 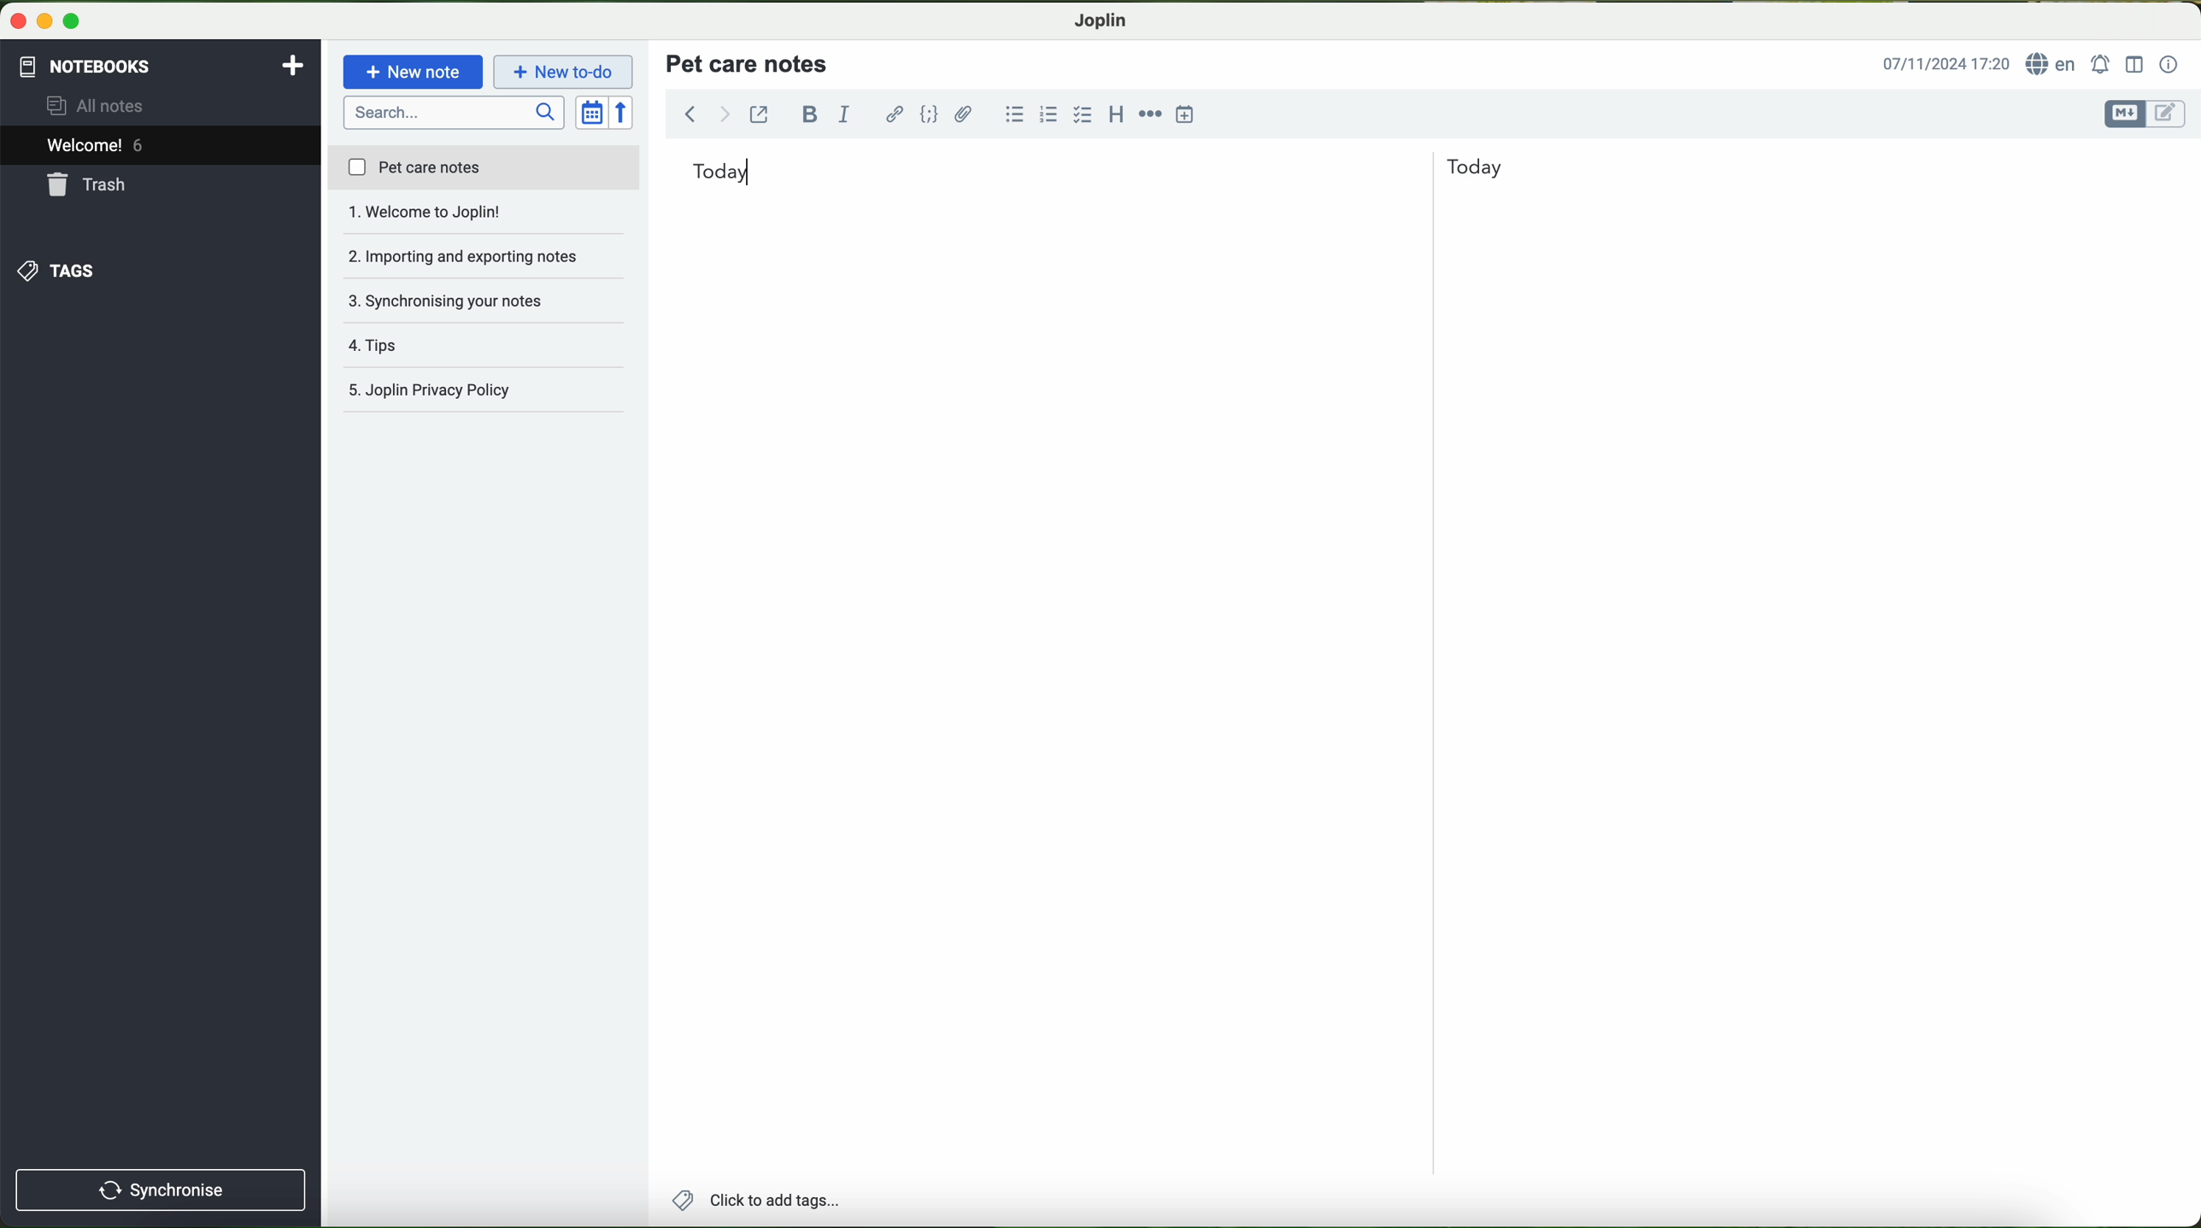 What do you see at coordinates (1047, 114) in the screenshot?
I see `numbered list` at bounding box center [1047, 114].